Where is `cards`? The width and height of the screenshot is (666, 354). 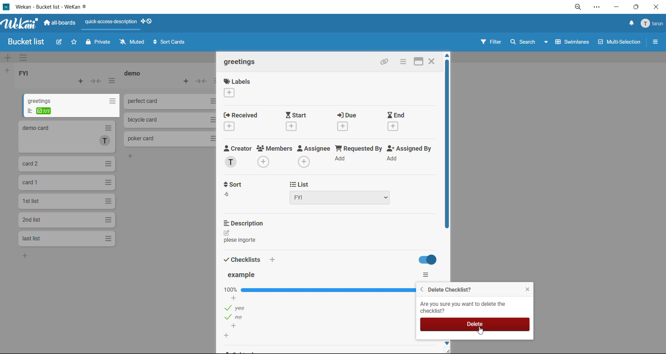 cards is located at coordinates (69, 136).